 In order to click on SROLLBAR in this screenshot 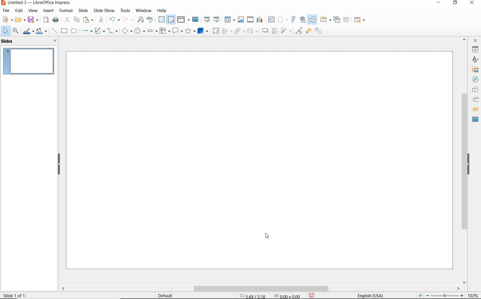, I will do `click(464, 161)`.